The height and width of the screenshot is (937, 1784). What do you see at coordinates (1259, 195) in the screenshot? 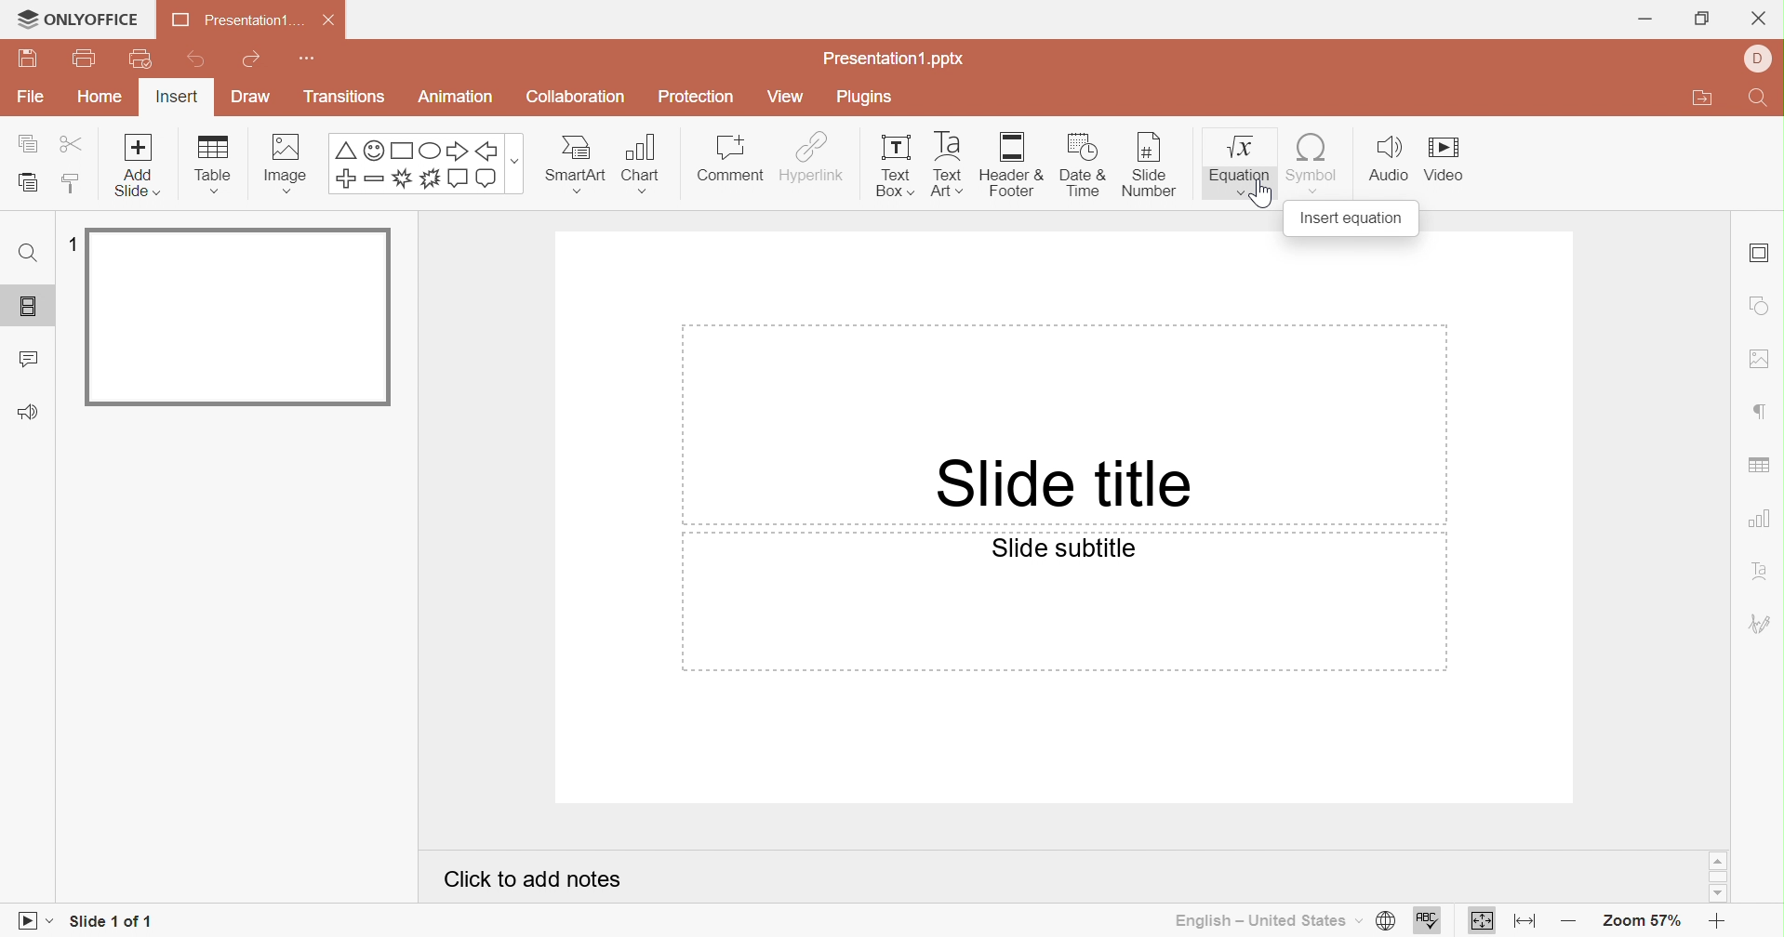
I see `Cursor` at bounding box center [1259, 195].